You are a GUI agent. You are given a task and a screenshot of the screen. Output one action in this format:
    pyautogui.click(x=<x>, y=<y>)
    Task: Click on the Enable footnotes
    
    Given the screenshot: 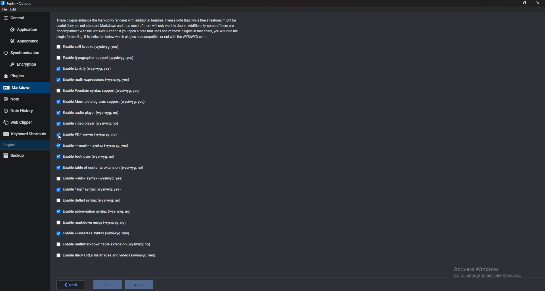 What is the action you would take?
    pyautogui.click(x=87, y=157)
    